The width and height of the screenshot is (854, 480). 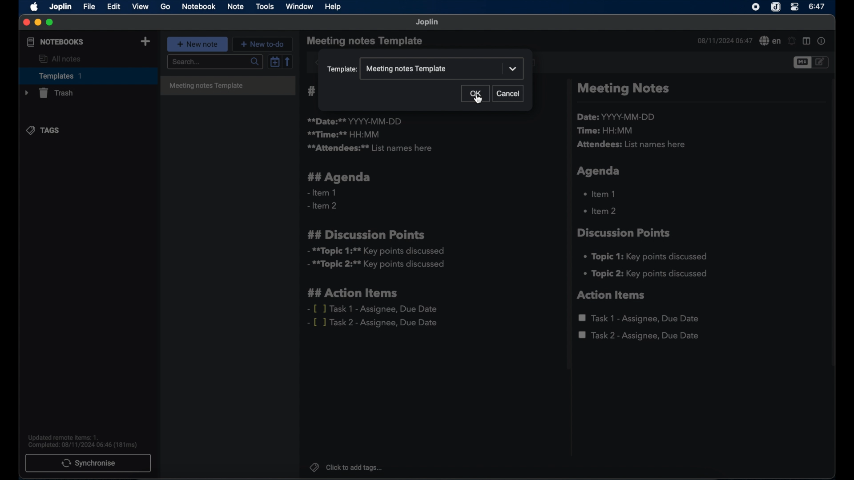 What do you see at coordinates (32, 7) in the screenshot?
I see `apple icon` at bounding box center [32, 7].